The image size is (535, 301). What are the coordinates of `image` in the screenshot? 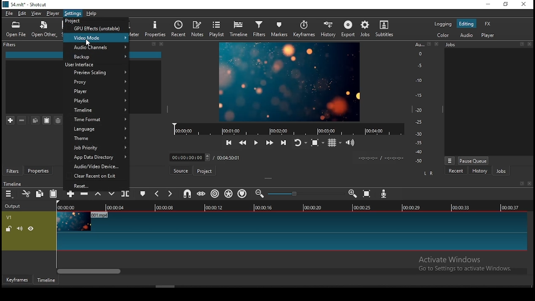 It's located at (288, 82).